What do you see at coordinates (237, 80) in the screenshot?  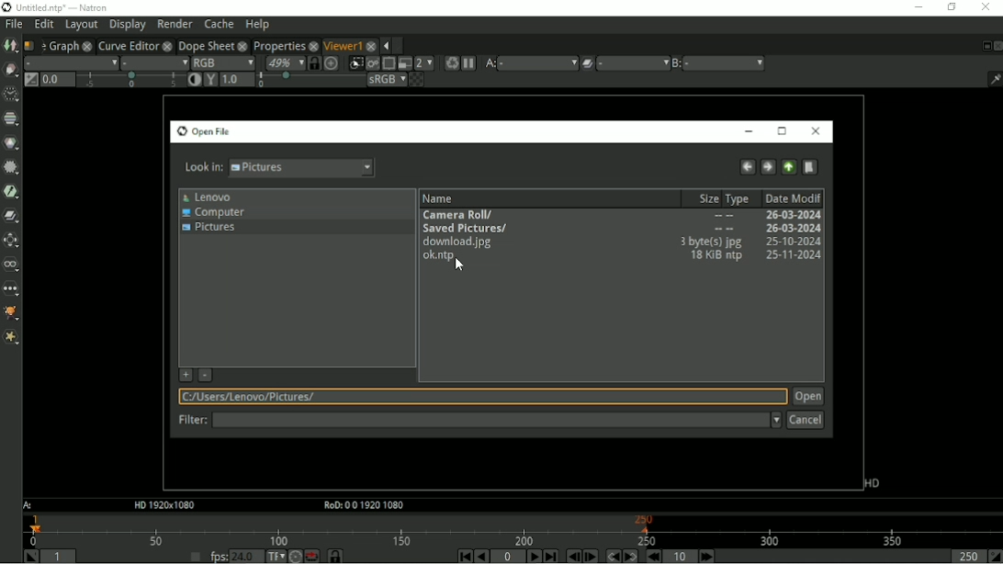 I see `1.0` at bounding box center [237, 80].